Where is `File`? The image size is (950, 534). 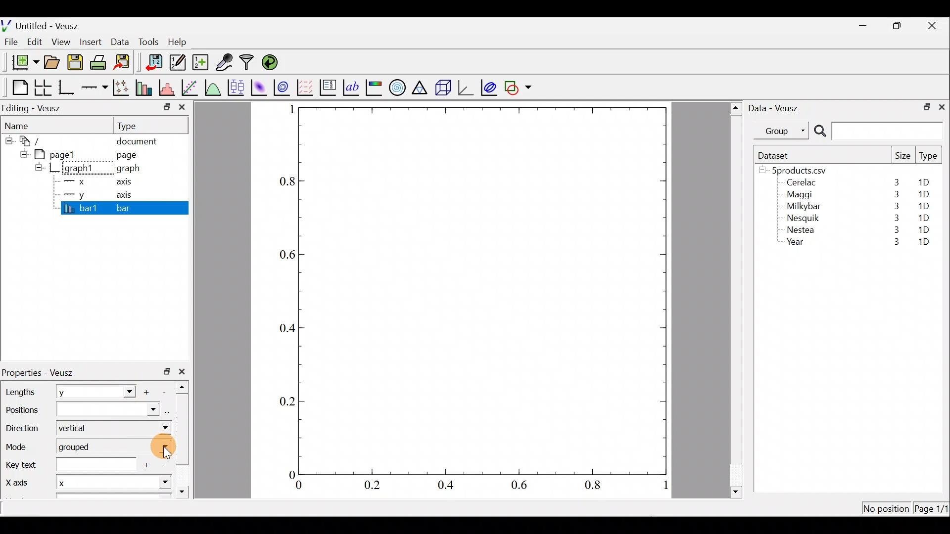 File is located at coordinates (9, 42).